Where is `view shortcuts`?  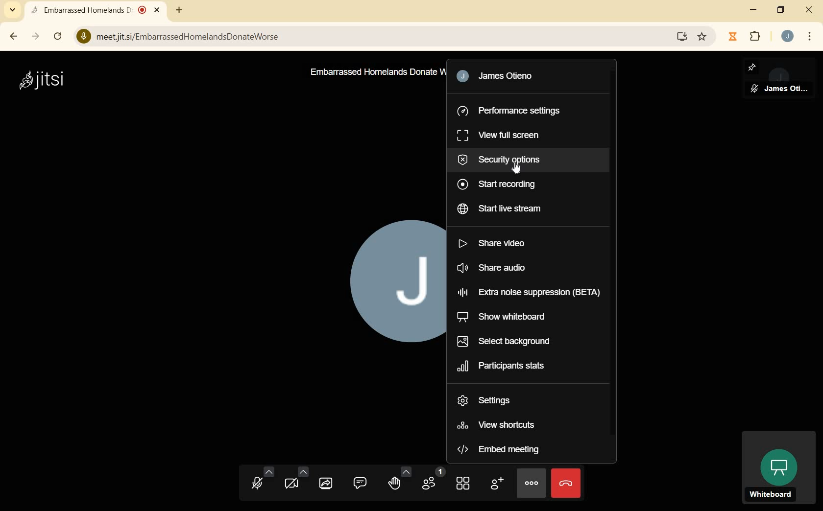
view shortcuts is located at coordinates (503, 424).